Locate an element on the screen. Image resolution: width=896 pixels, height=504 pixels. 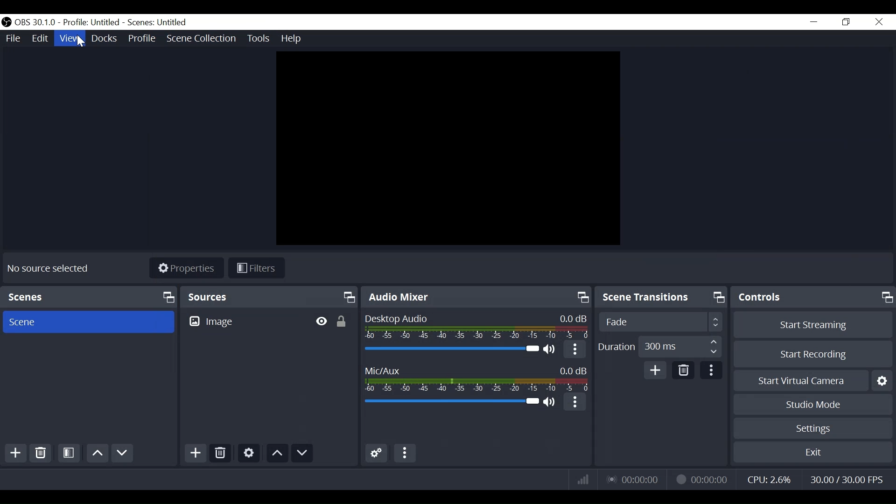
Cursor is located at coordinates (81, 41).